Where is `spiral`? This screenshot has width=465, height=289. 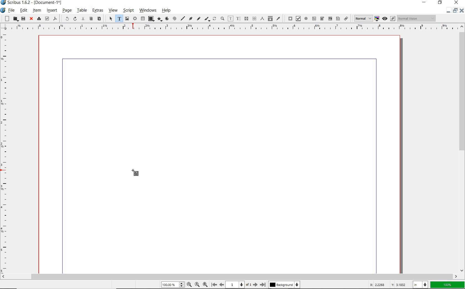
spiral is located at coordinates (174, 19).